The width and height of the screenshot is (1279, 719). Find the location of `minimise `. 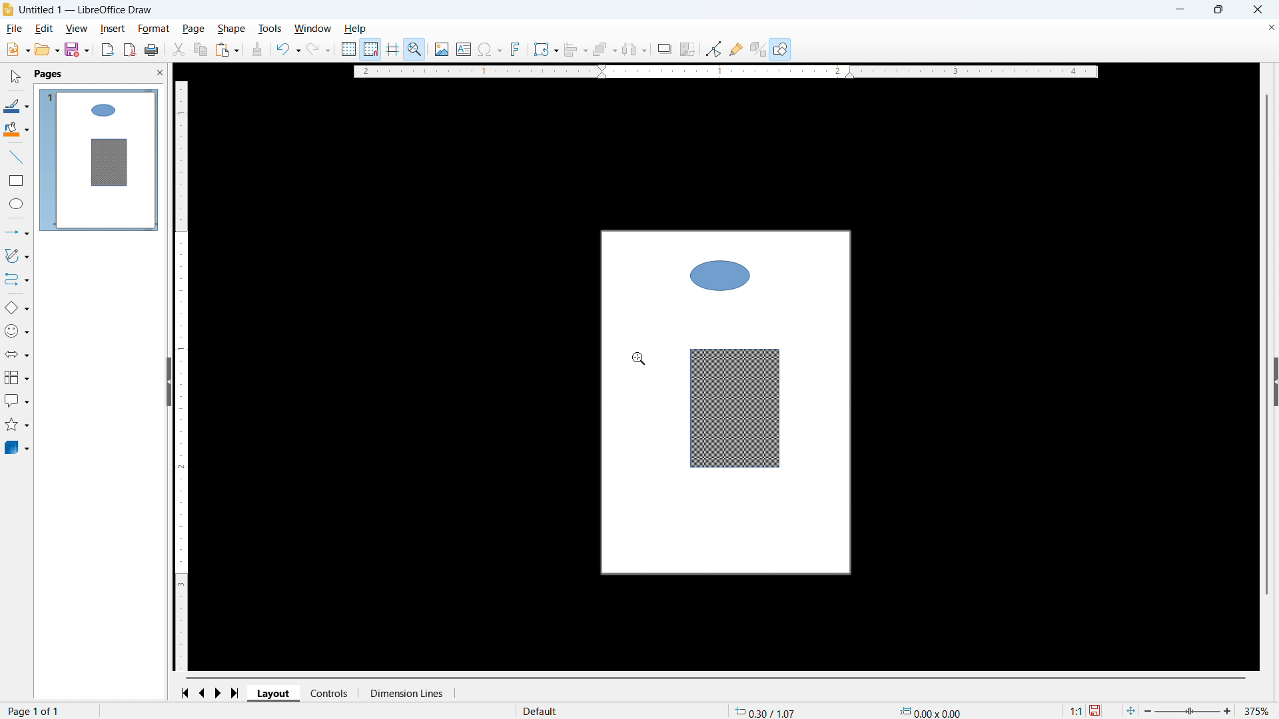

minimise  is located at coordinates (1178, 10).